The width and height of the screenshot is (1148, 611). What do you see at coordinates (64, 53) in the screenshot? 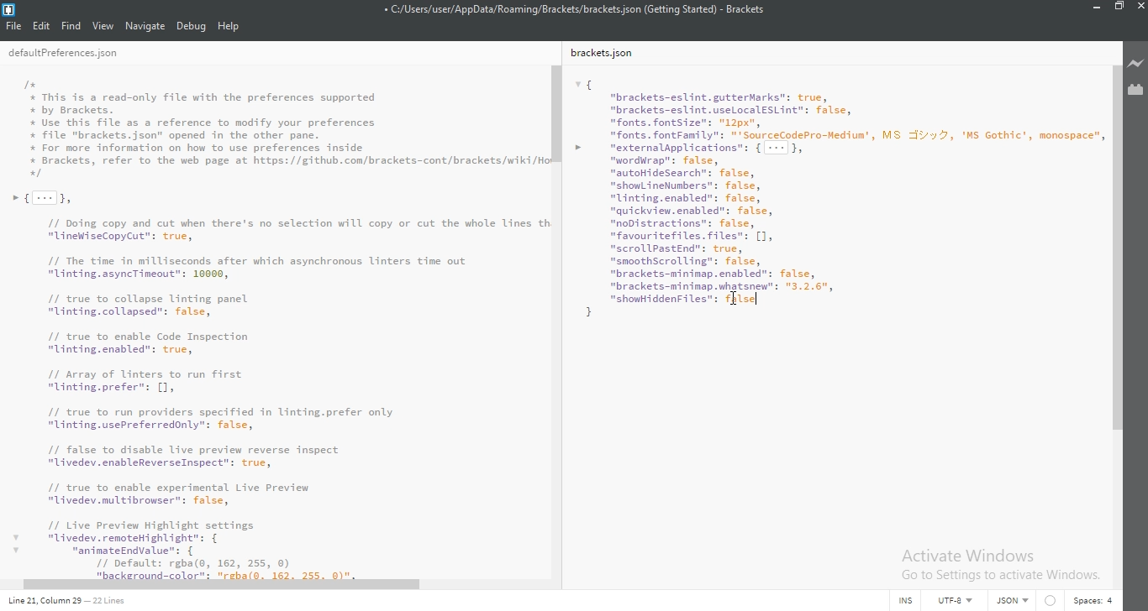
I see `deafultPreferences.json` at bounding box center [64, 53].